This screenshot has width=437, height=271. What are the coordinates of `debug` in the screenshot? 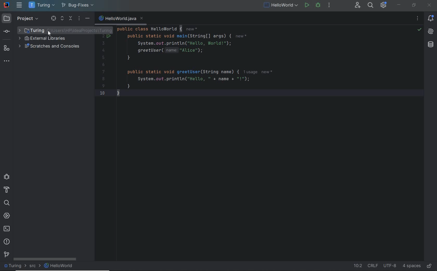 It's located at (318, 6).